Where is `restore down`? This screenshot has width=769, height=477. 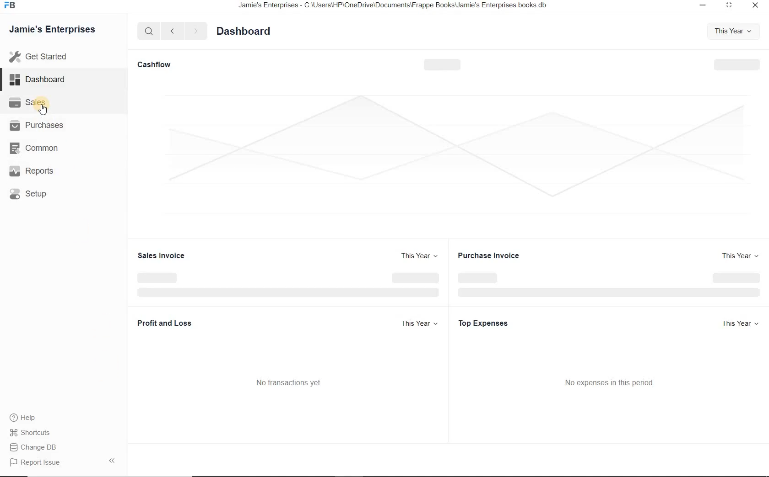
restore down is located at coordinates (701, 6).